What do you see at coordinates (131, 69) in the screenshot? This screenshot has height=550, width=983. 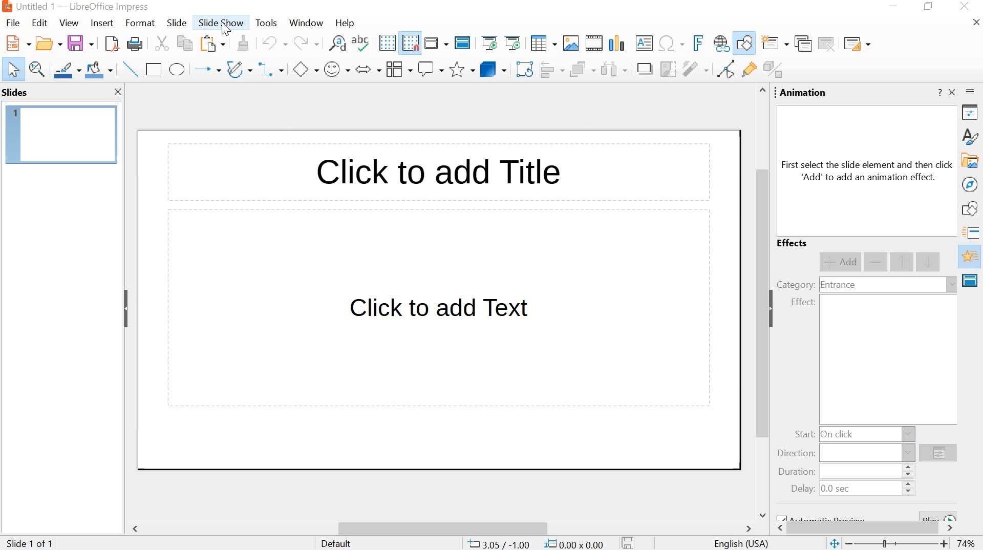 I see `insert line` at bounding box center [131, 69].